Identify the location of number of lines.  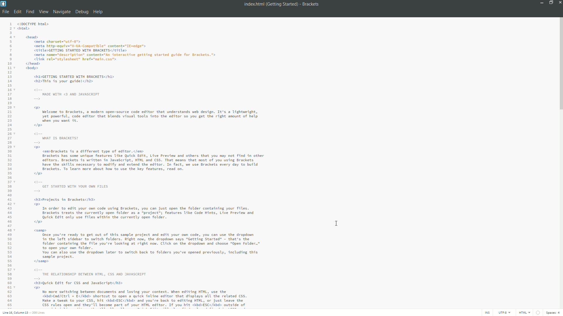
(39, 313).